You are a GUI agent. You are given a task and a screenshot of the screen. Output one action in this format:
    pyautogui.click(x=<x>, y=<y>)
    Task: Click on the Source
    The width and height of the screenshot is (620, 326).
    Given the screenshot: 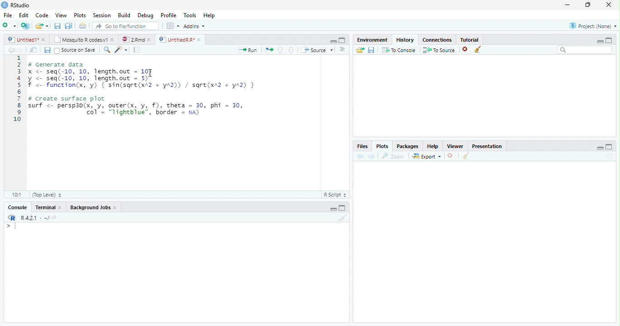 What is the action you would take?
    pyautogui.click(x=316, y=49)
    